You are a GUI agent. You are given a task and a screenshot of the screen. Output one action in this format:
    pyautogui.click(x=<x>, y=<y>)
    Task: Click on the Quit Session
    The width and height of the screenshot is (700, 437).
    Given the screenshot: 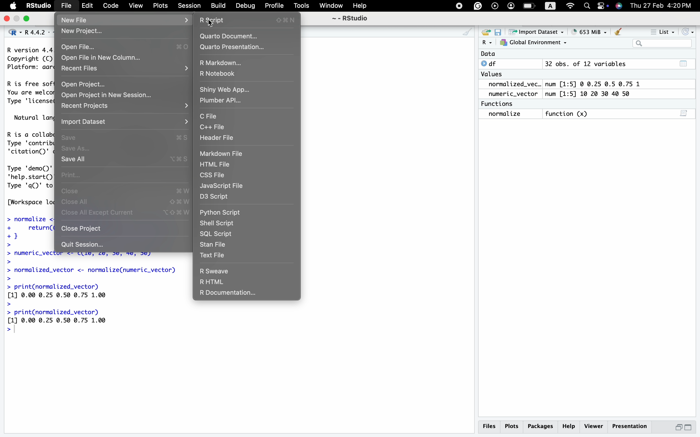 What is the action you would take?
    pyautogui.click(x=83, y=245)
    